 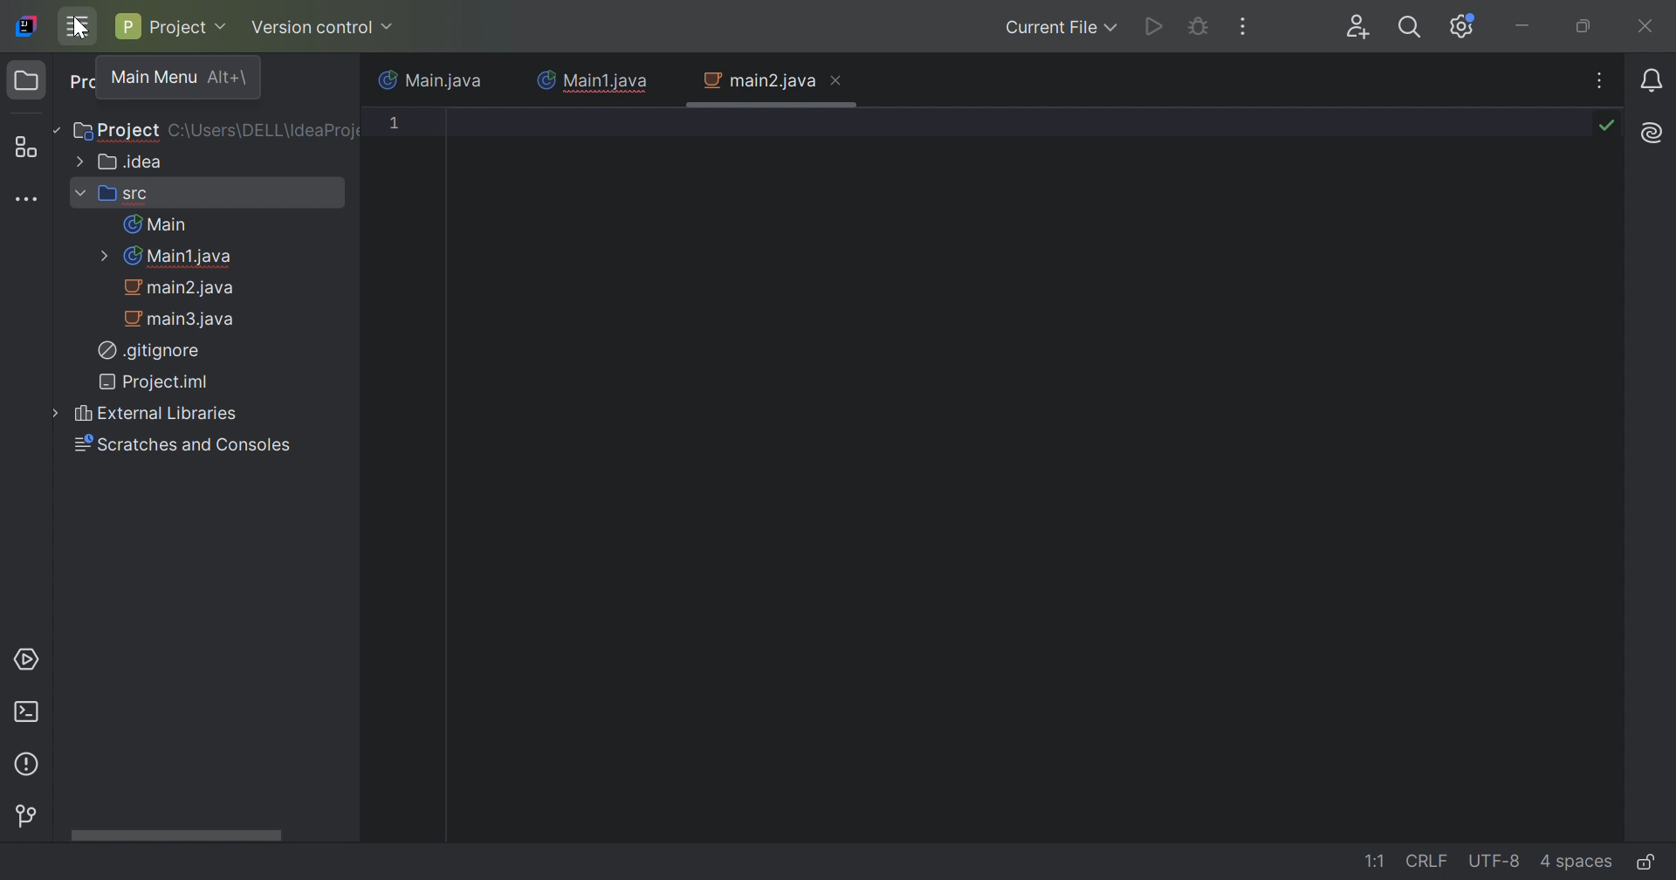 What do you see at coordinates (1601, 80) in the screenshot?
I see `Recent File, tab Actions, and More` at bounding box center [1601, 80].